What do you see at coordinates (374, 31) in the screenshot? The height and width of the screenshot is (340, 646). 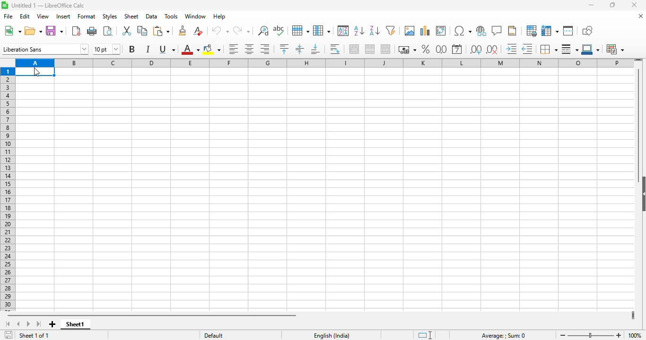 I see `sort descending` at bounding box center [374, 31].